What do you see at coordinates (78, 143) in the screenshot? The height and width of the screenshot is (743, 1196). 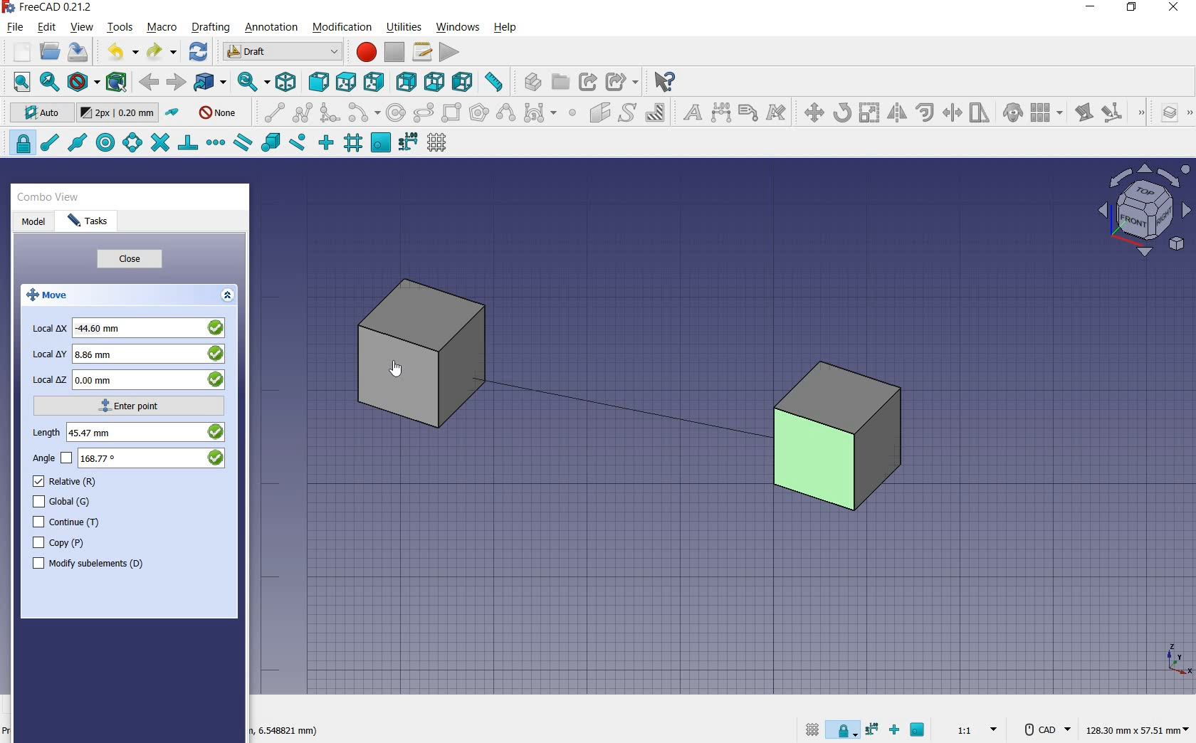 I see `snap midpoint` at bounding box center [78, 143].